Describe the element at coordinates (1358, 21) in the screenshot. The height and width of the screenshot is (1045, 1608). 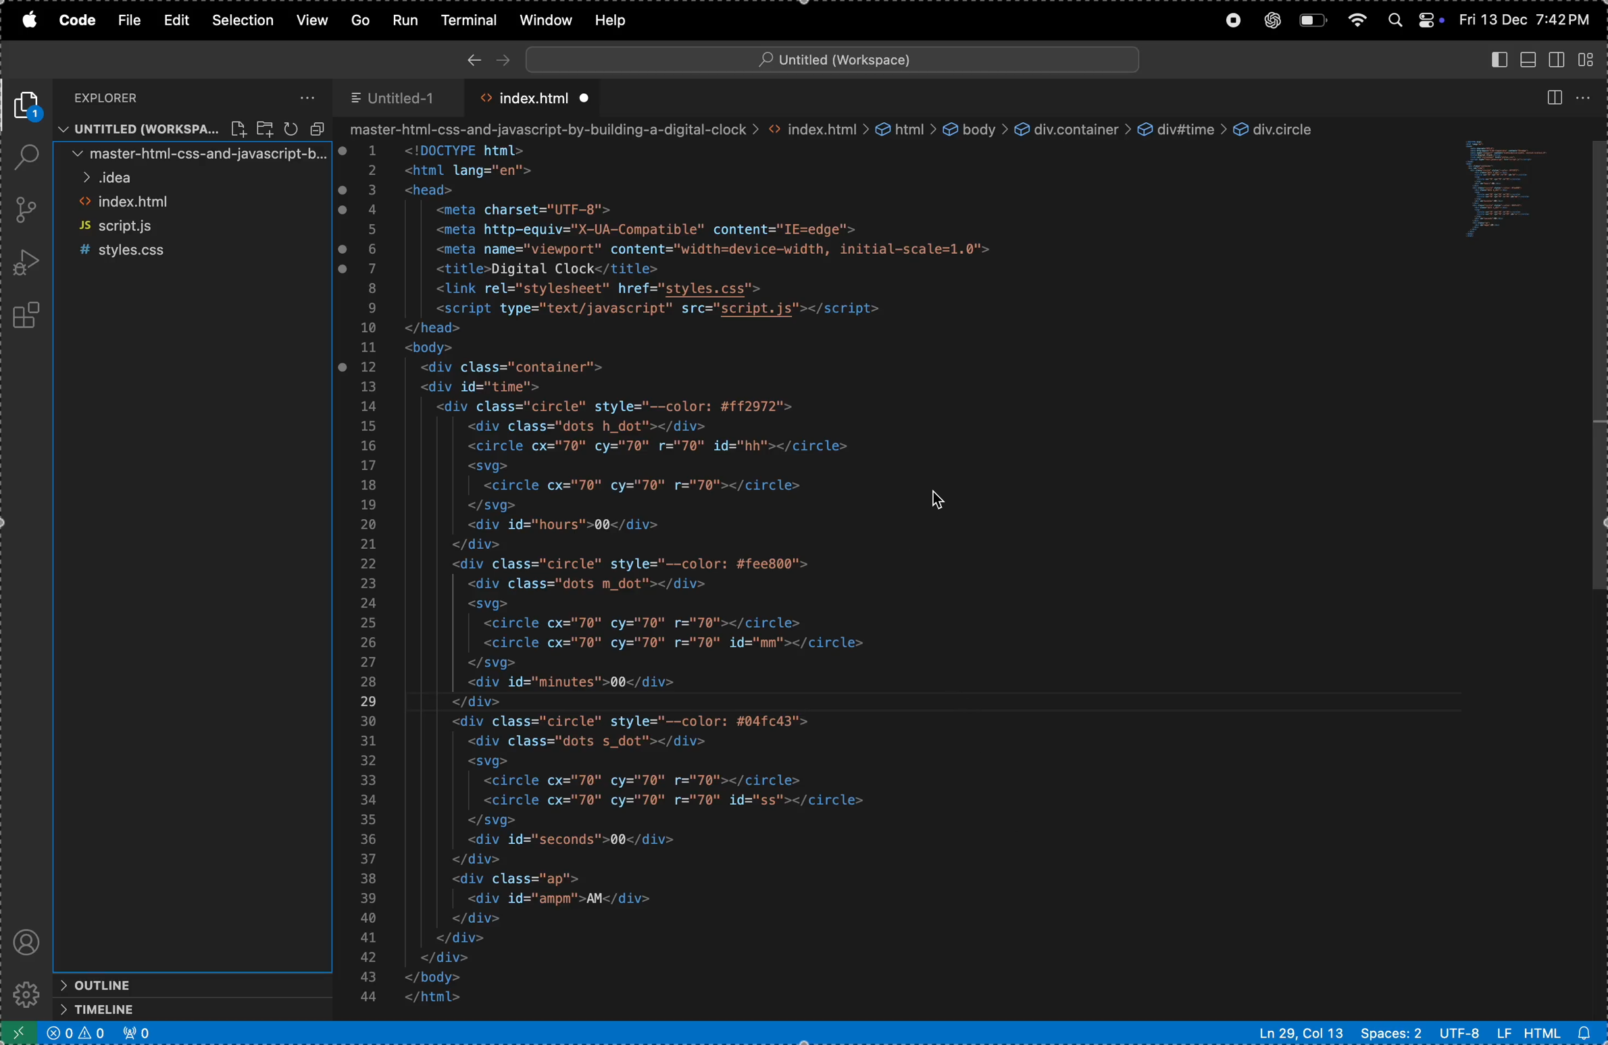
I see `wifi` at that location.